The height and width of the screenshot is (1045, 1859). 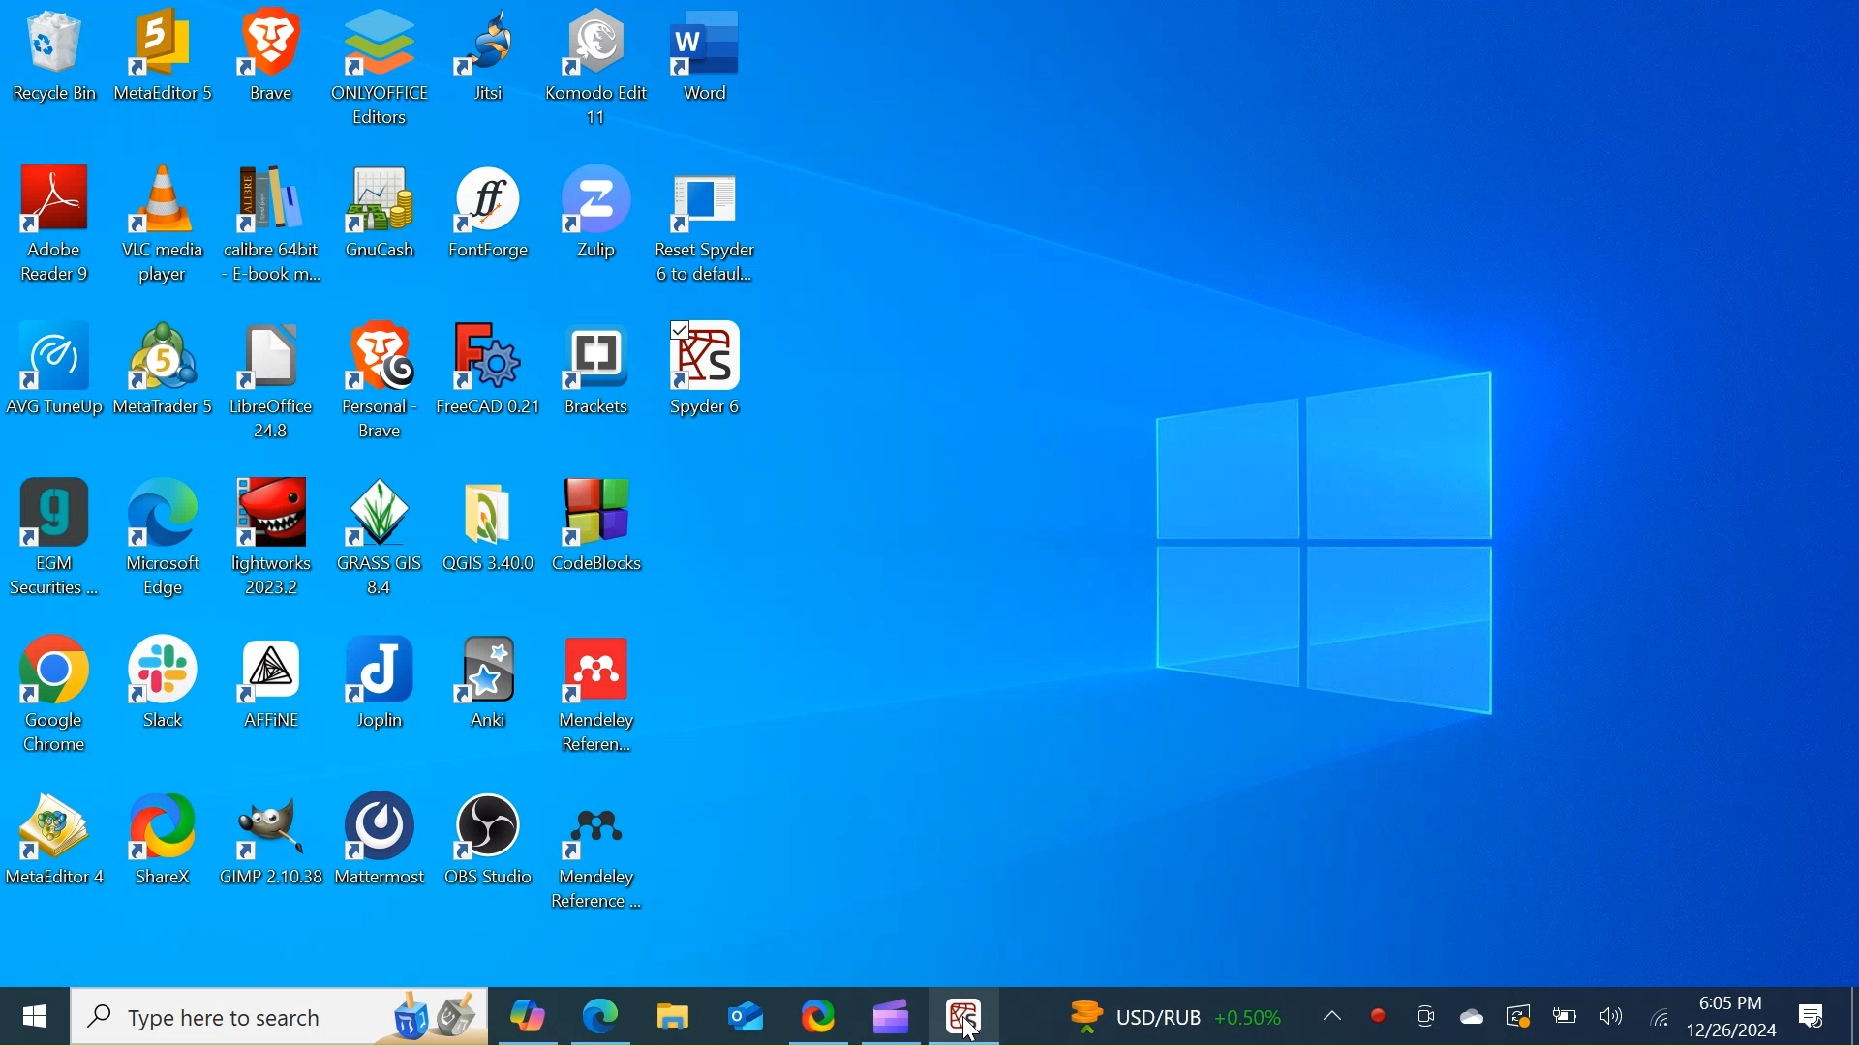 What do you see at coordinates (385, 544) in the screenshot?
I see `Grass Gis Desktop Icon` at bounding box center [385, 544].